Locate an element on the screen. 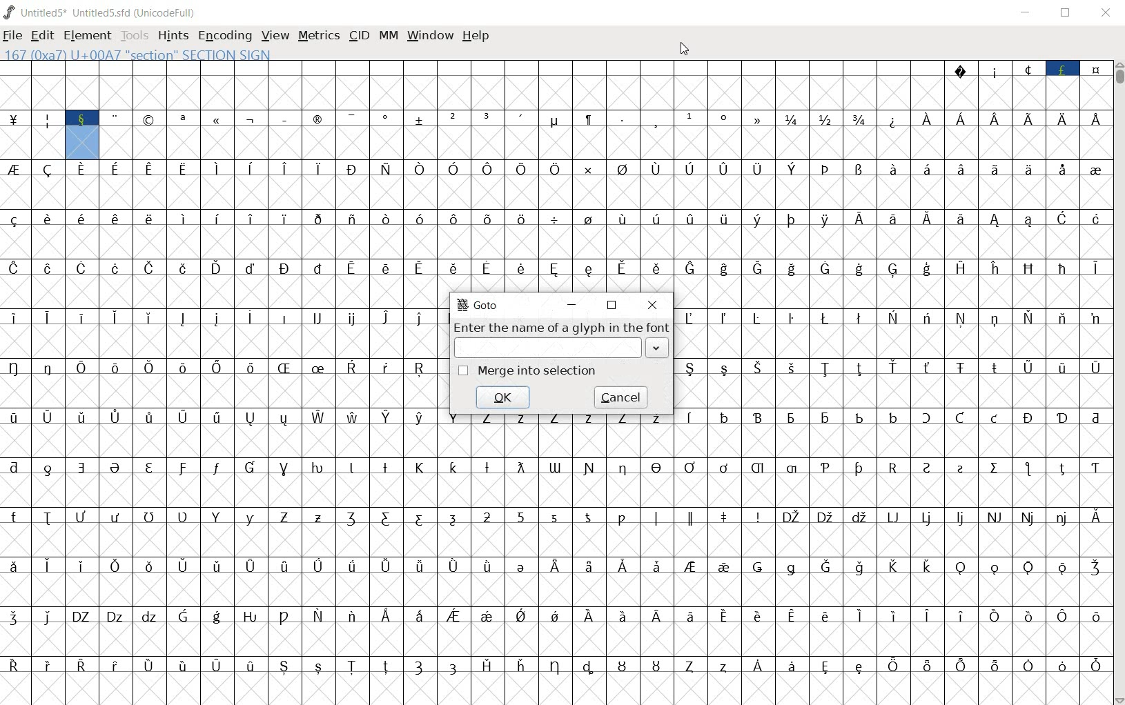 The image size is (1125, 705). special alphabets is located at coordinates (185, 632).